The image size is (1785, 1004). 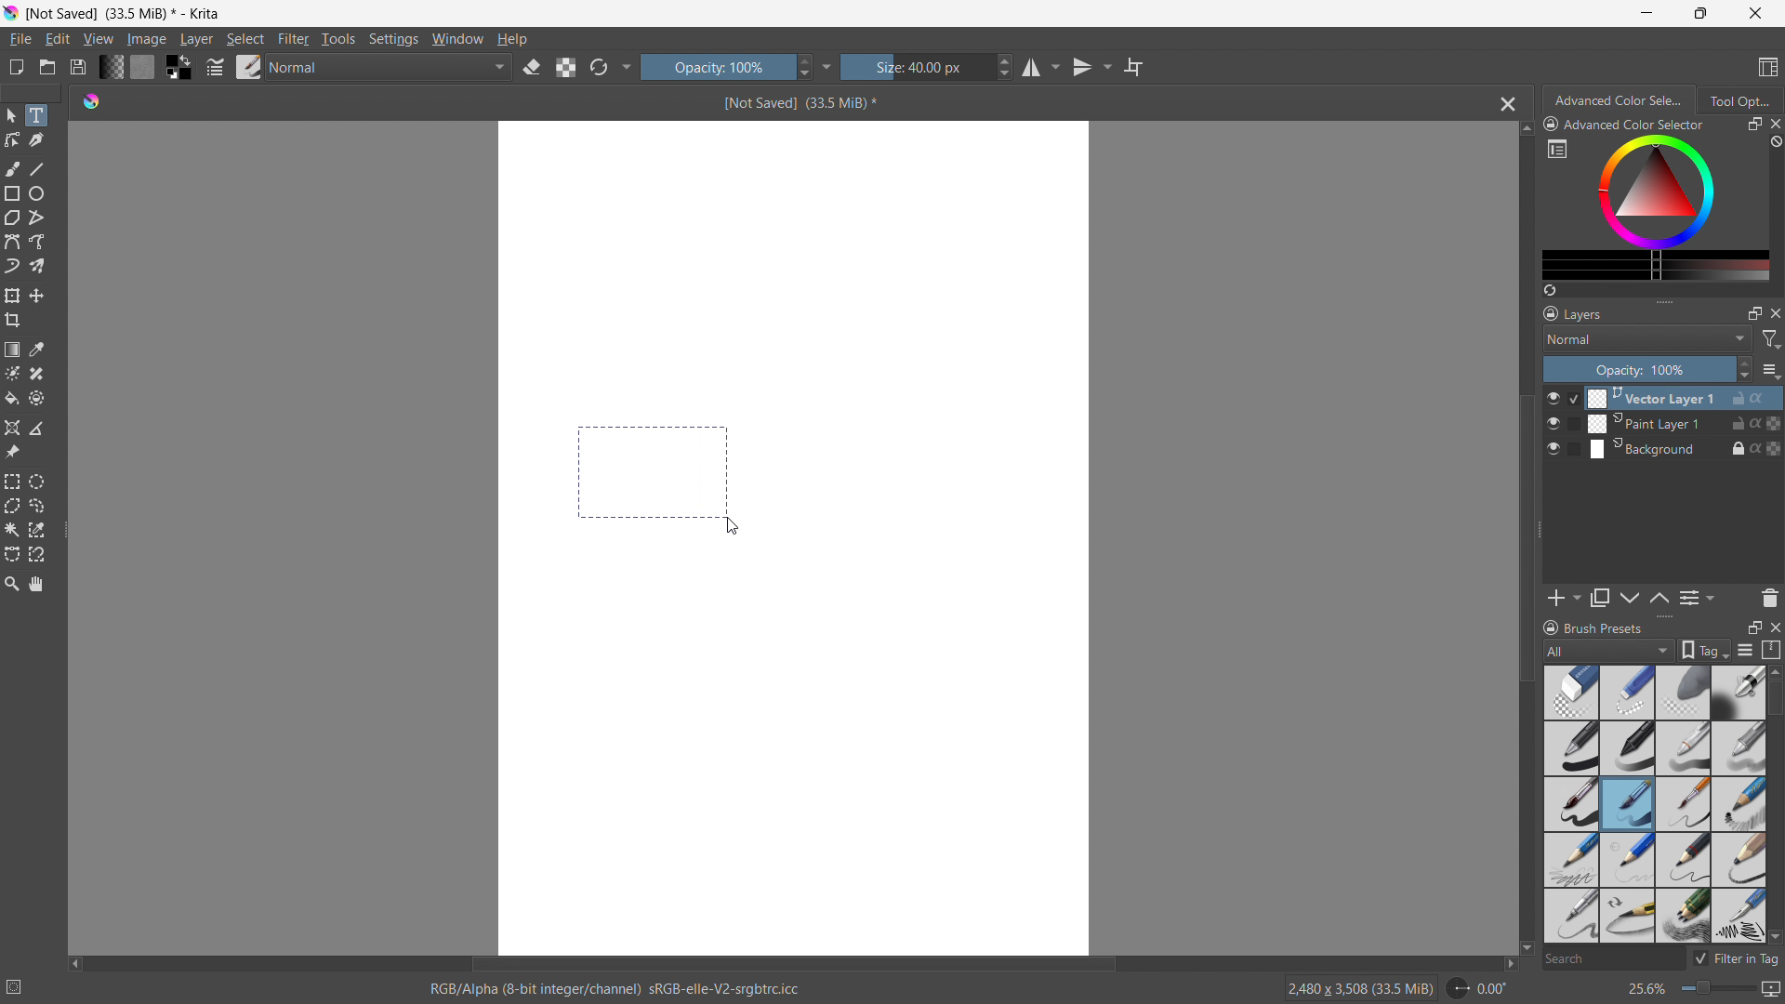 I want to click on choose workspace, so click(x=1767, y=68).